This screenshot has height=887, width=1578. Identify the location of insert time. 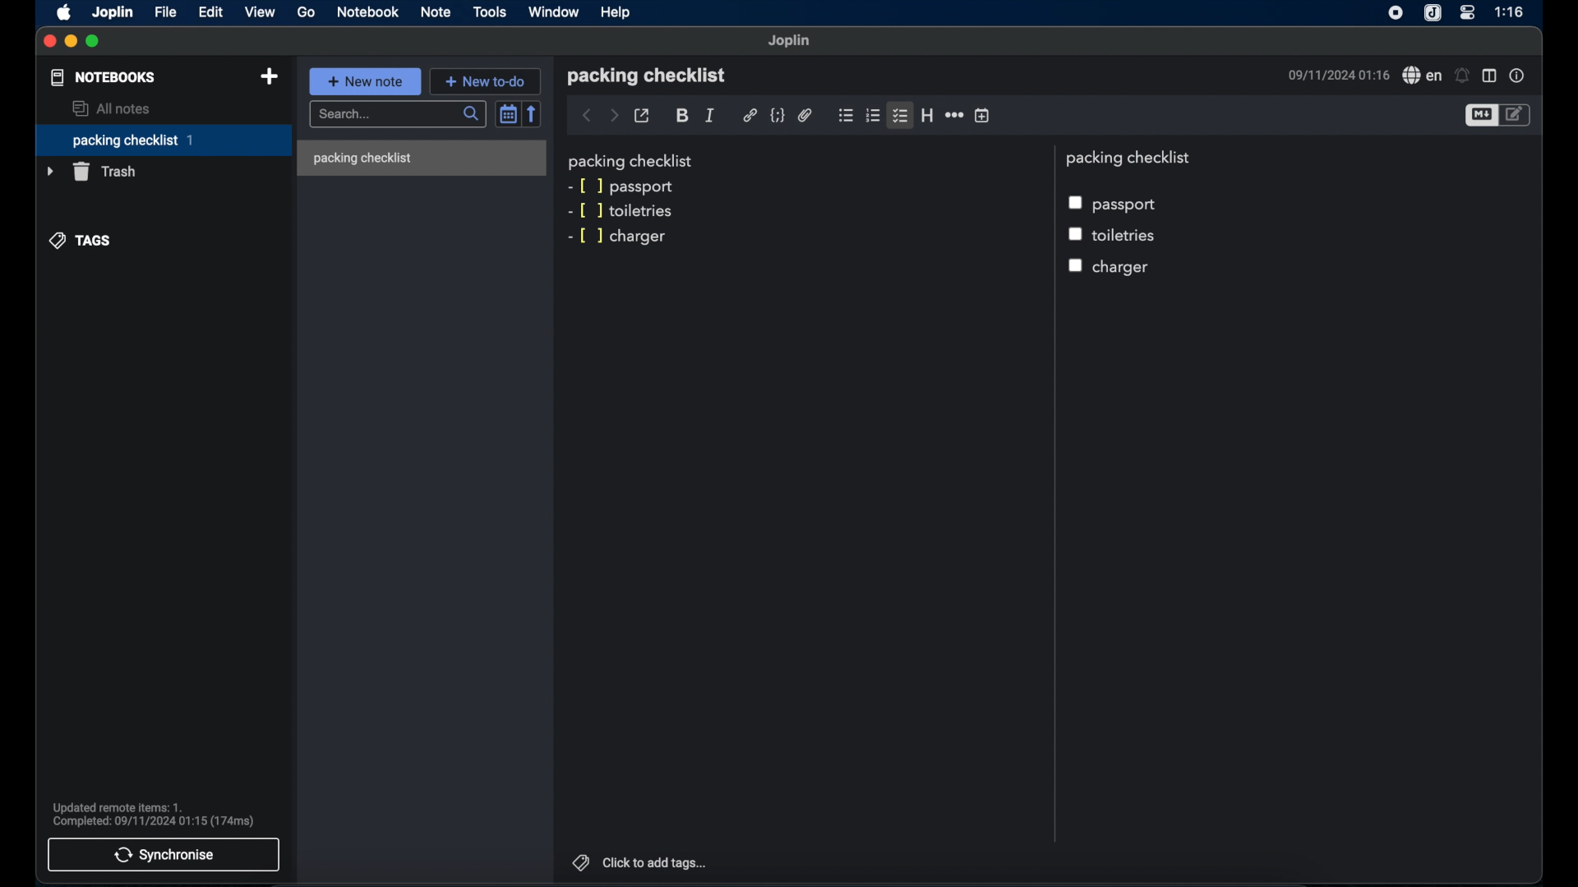
(983, 116).